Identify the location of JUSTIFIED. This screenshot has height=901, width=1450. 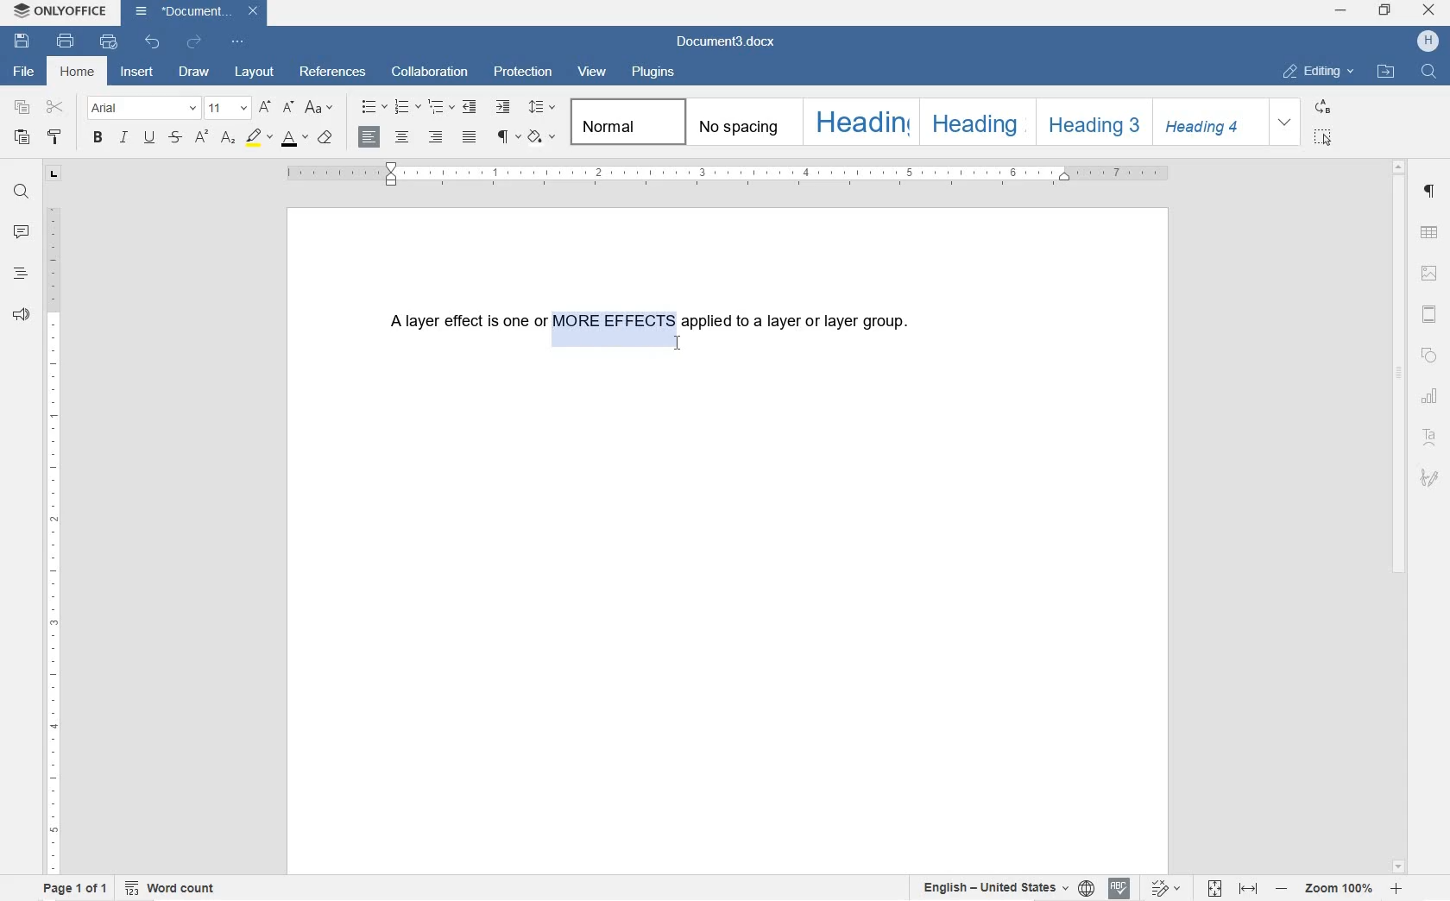
(469, 138).